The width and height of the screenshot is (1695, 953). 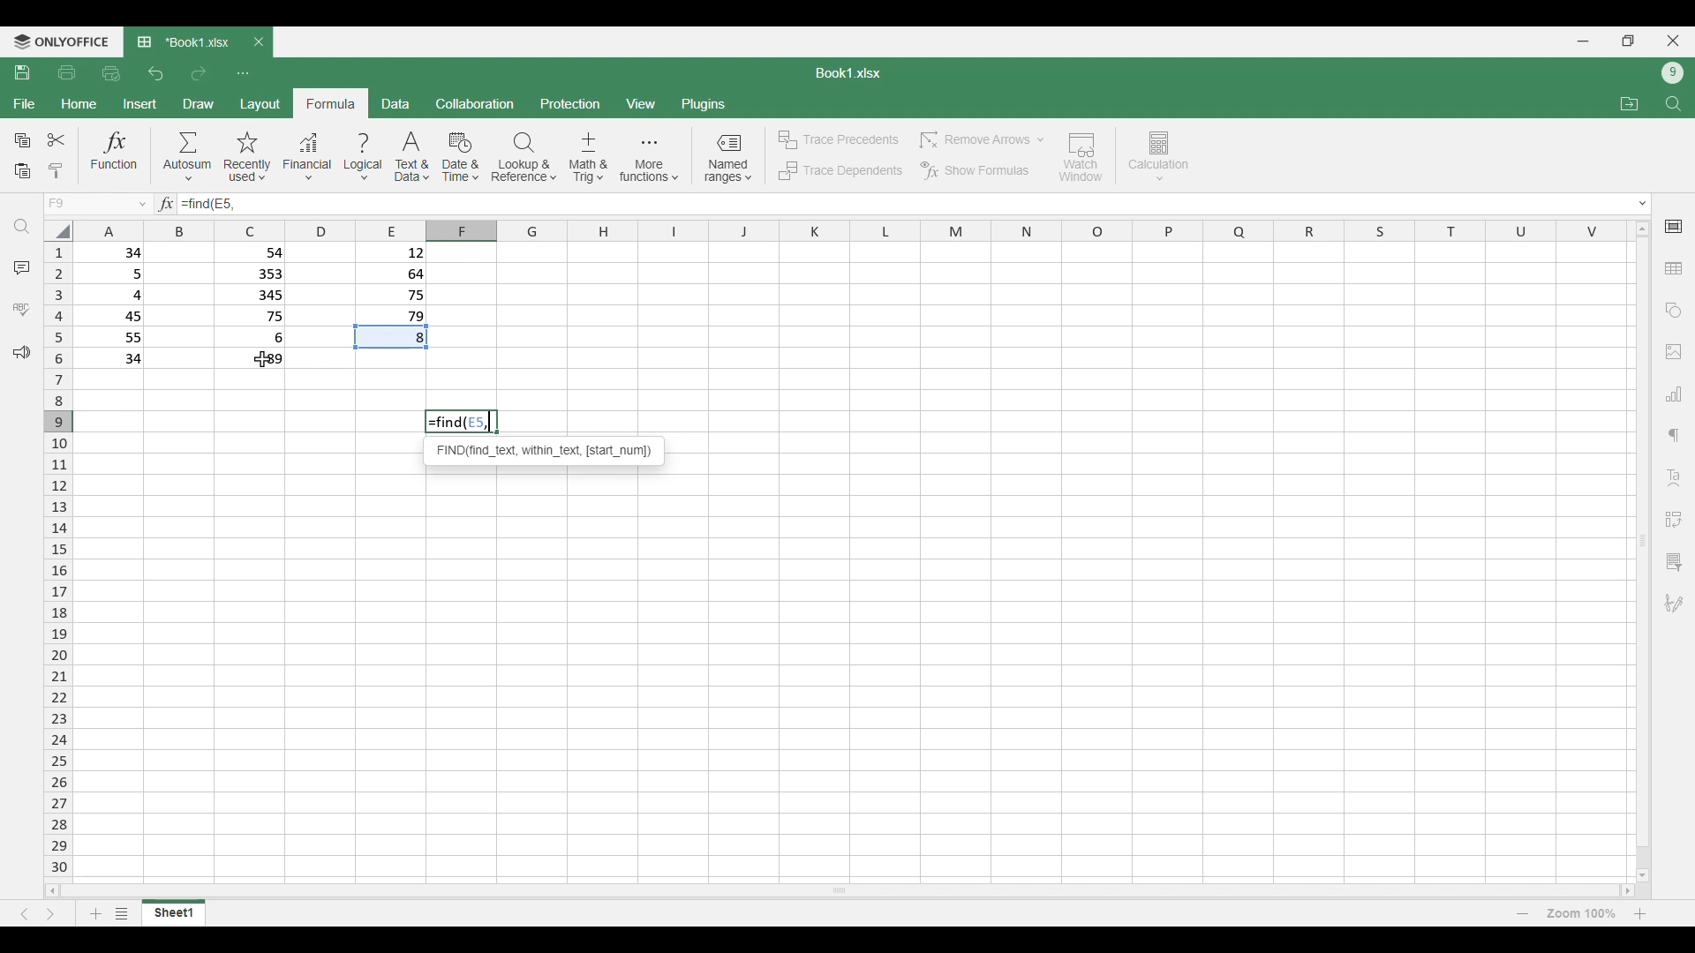 What do you see at coordinates (248, 157) in the screenshot?
I see `Recently used` at bounding box center [248, 157].